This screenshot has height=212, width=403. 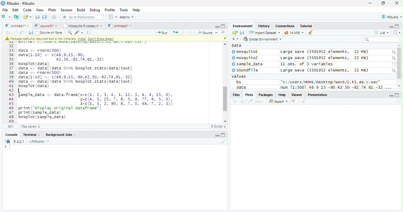 I want to click on 14 MiB, so click(x=294, y=32).